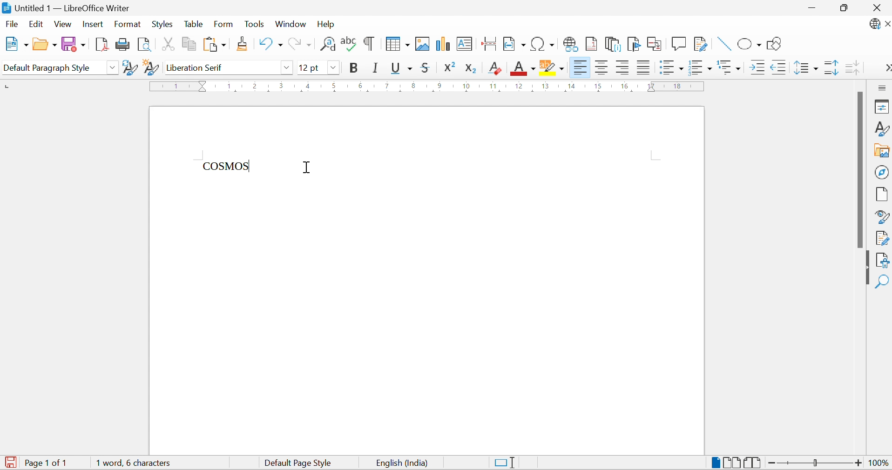 The image size is (892, 470). What do you see at coordinates (47, 67) in the screenshot?
I see `Default Paragraph Style` at bounding box center [47, 67].